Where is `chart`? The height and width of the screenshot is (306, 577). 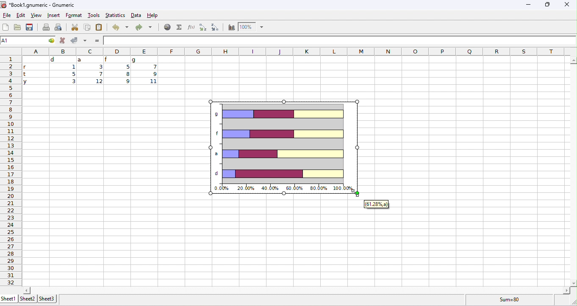
chart is located at coordinates (230, 27).